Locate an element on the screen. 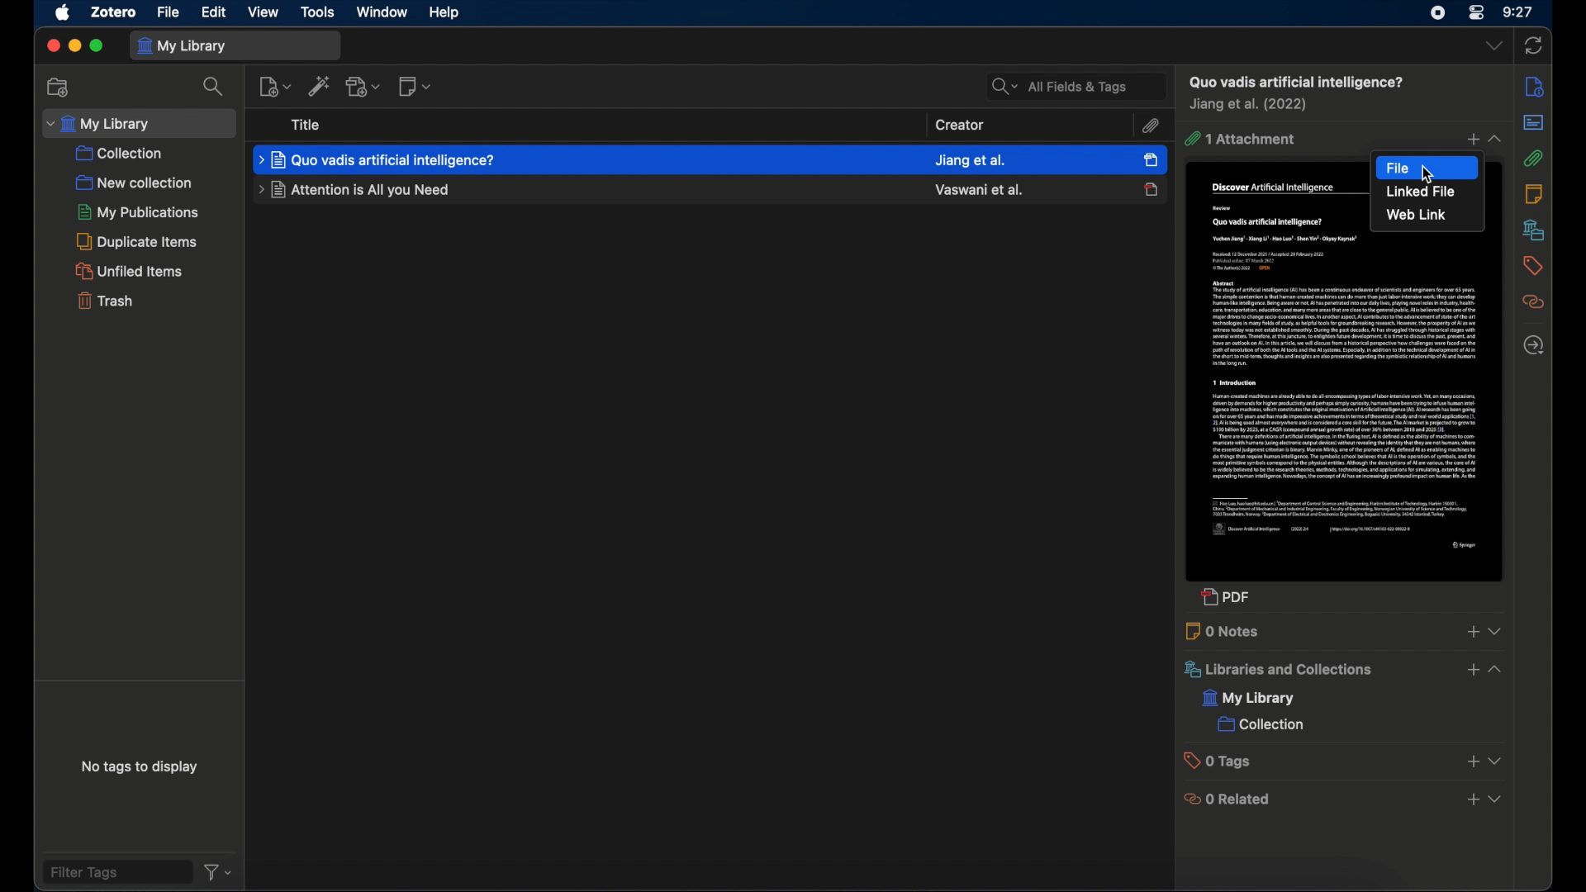  dropdown menu opened is located at coordinates (1498, 669).